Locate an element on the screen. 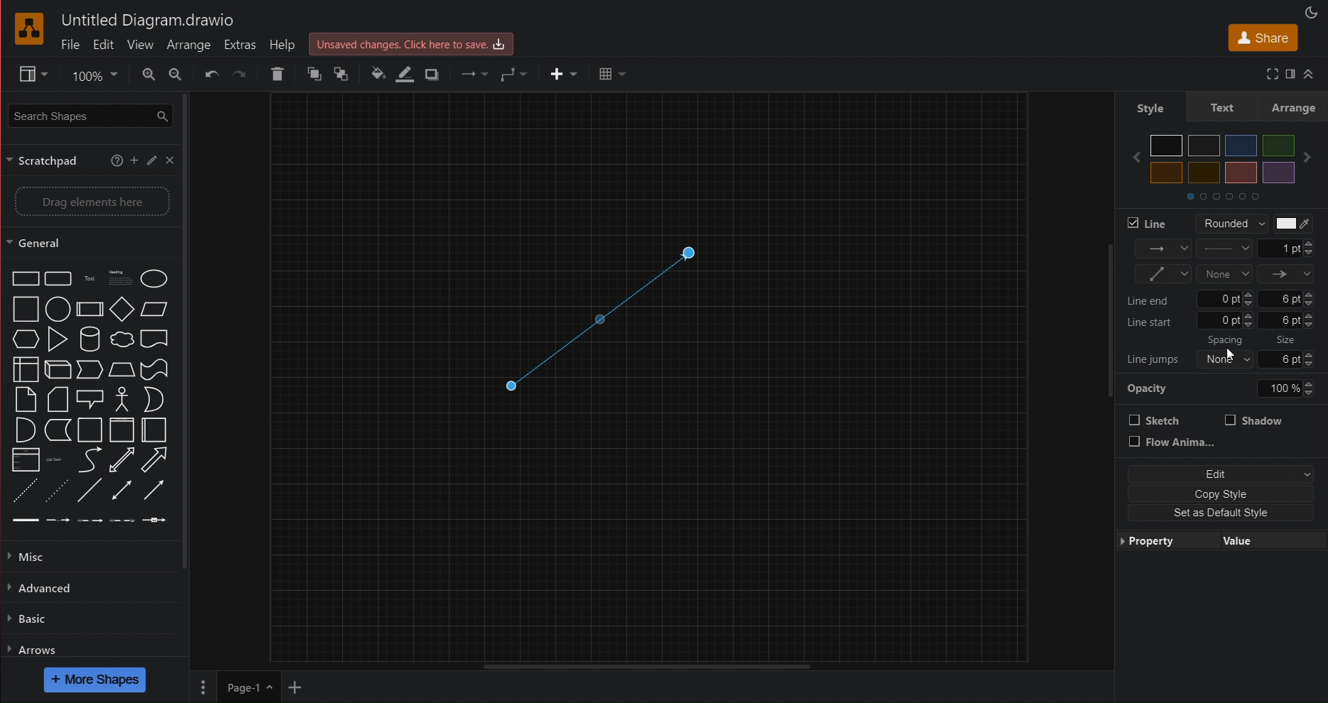 The image size is (1328, 703). Drag elements here is located at coordinates (92, 202).